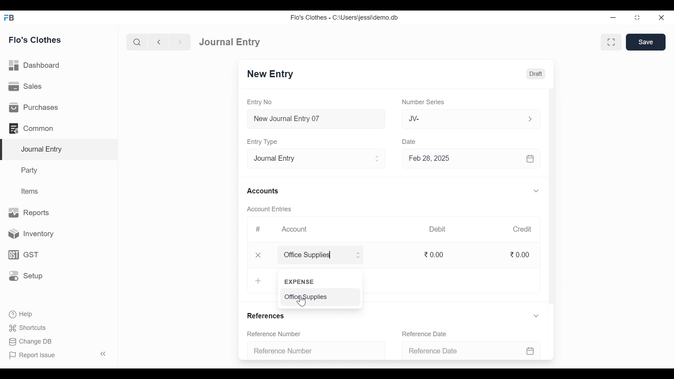 The image size is (674, 379). I want to click on 0.00, so click(436, 254).